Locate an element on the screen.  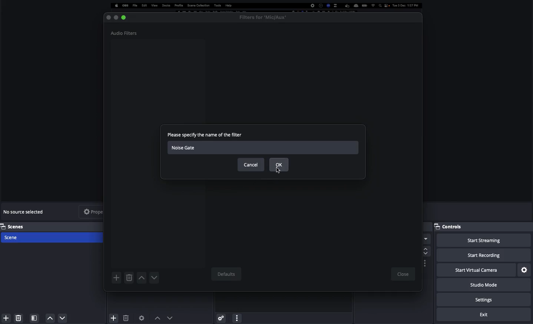
Down is located at coordinates (155, 278).